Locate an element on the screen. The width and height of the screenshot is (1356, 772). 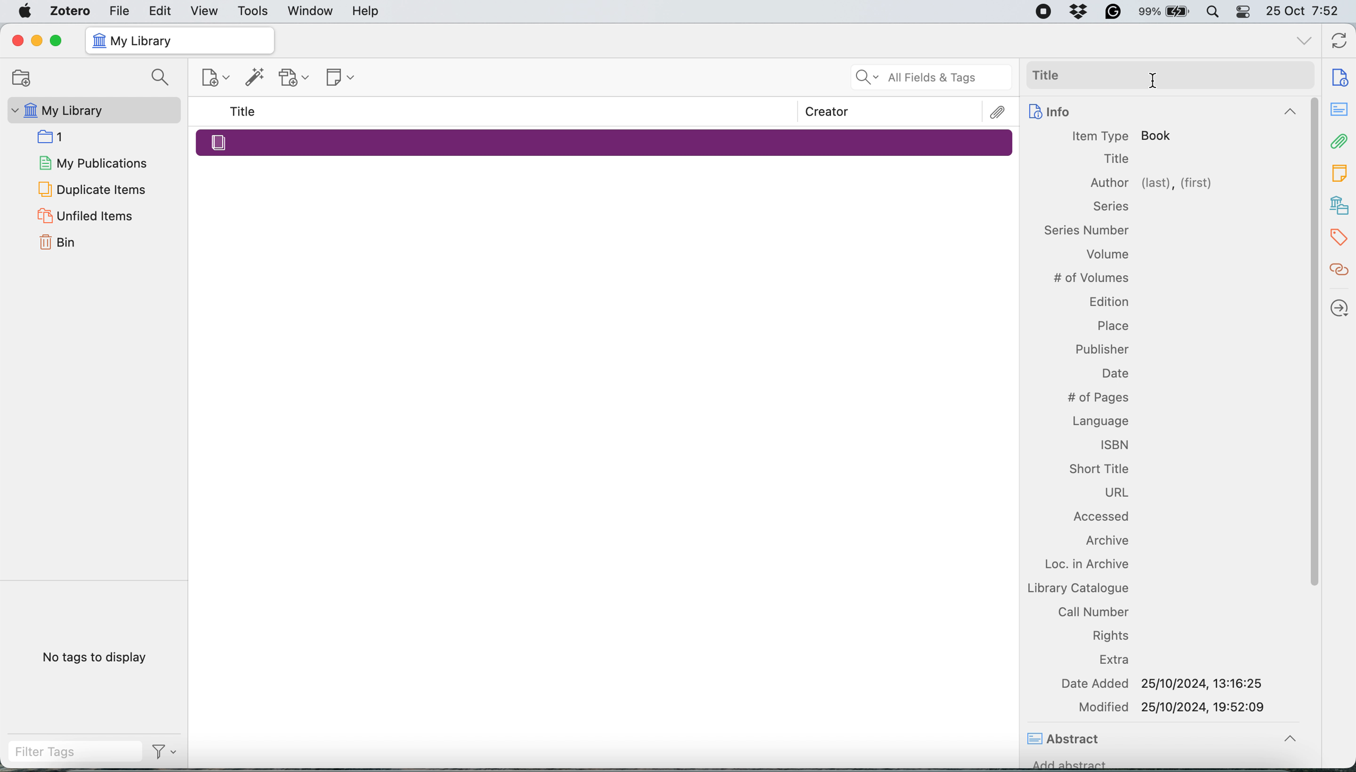
Rights is located at coordinates (1112, 635).